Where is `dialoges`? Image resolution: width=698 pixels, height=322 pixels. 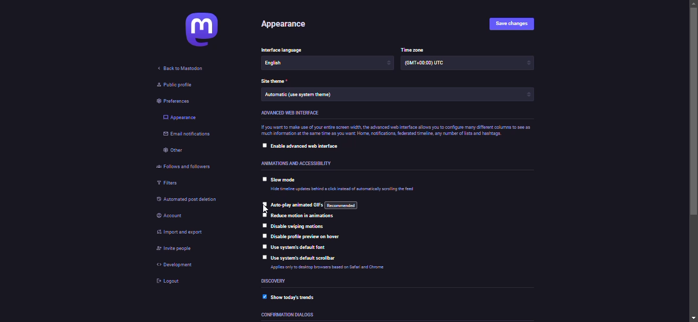
dialoges is located at coordinates (288, 315).